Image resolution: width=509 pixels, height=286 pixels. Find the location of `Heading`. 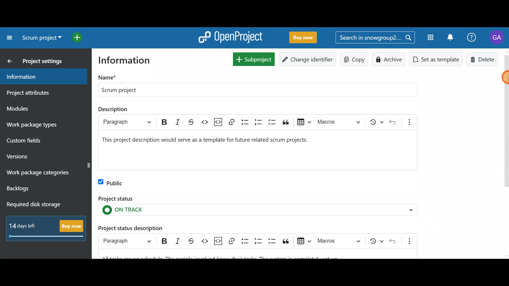

Heading is located at coordinates (127, 241).